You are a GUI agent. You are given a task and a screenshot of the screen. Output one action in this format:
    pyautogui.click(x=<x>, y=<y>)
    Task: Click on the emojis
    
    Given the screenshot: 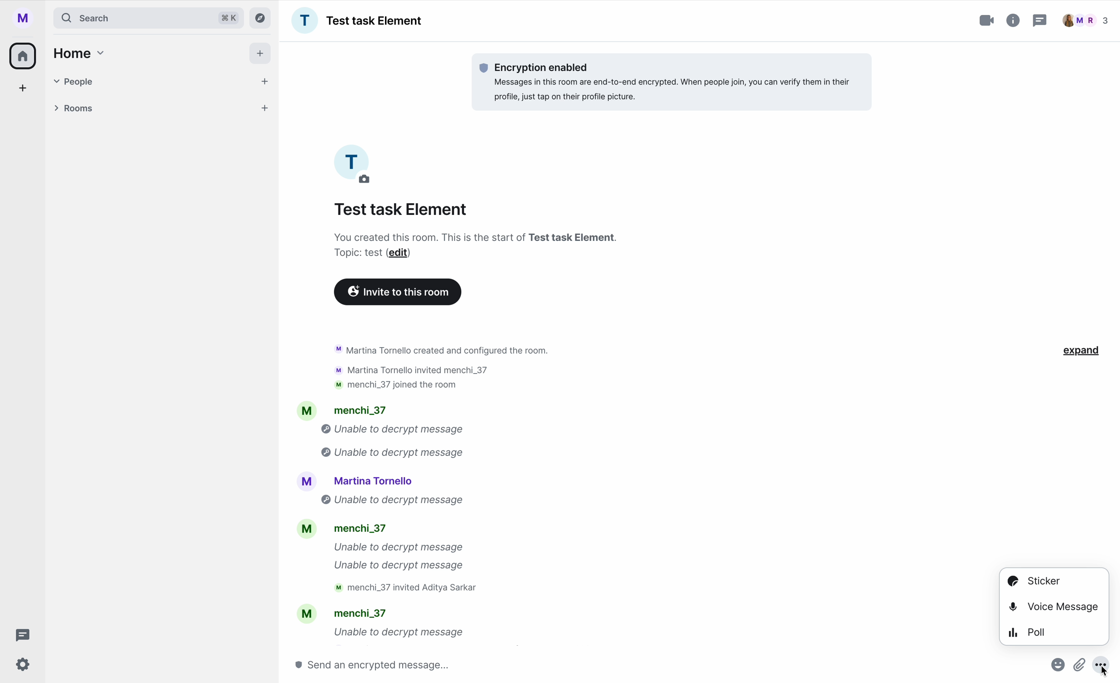 What is the action you would take?
    pyautogui.click(x=1055, y=668)
    